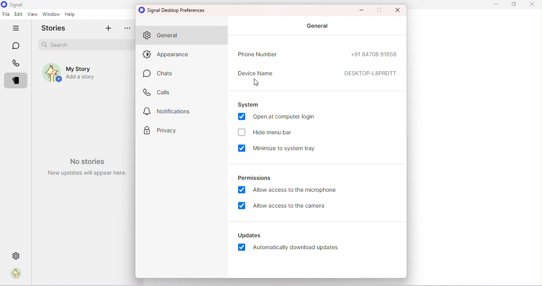 The width and height of the screenshot is (542, 286). What do you see at coordinates (129, 28) in the screenshot?
I see `more options` at bounding box center [129, 28].